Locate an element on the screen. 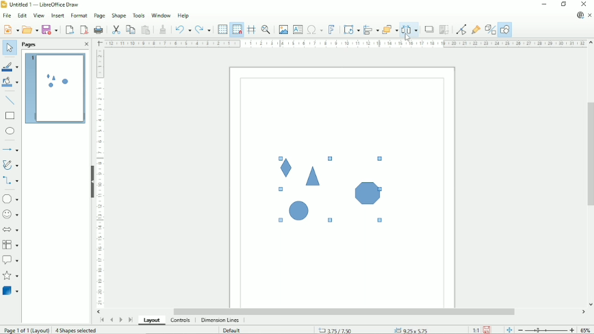 This screenshot has height=334, width=594. Horizontal scale is located at coordinates (345, 43).